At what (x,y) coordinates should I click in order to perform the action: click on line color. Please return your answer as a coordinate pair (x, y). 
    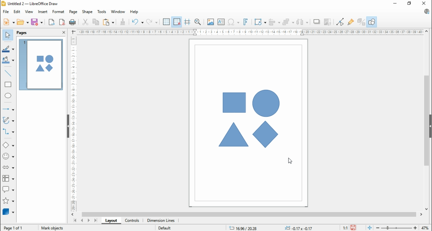
    Looking at the image, I should click on (8, 48).